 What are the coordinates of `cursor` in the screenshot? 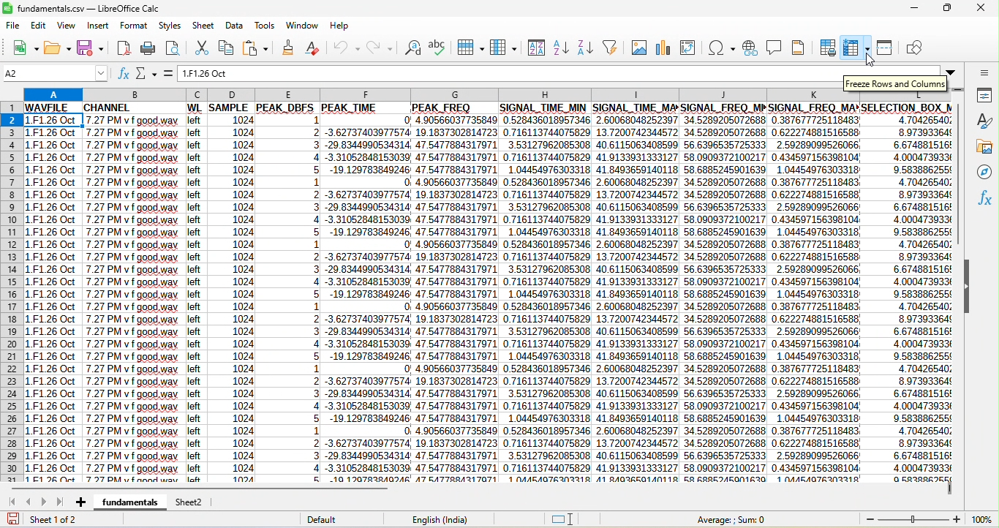 It's located at (573, 518).